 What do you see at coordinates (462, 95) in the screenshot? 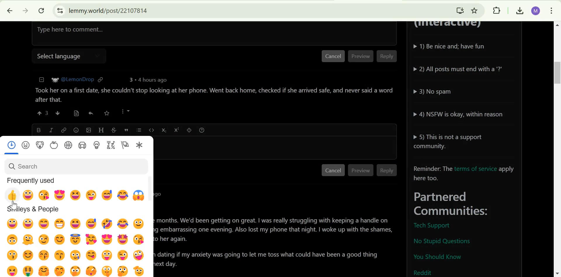
I see `community guidelines` at bounding box center [462, 95].